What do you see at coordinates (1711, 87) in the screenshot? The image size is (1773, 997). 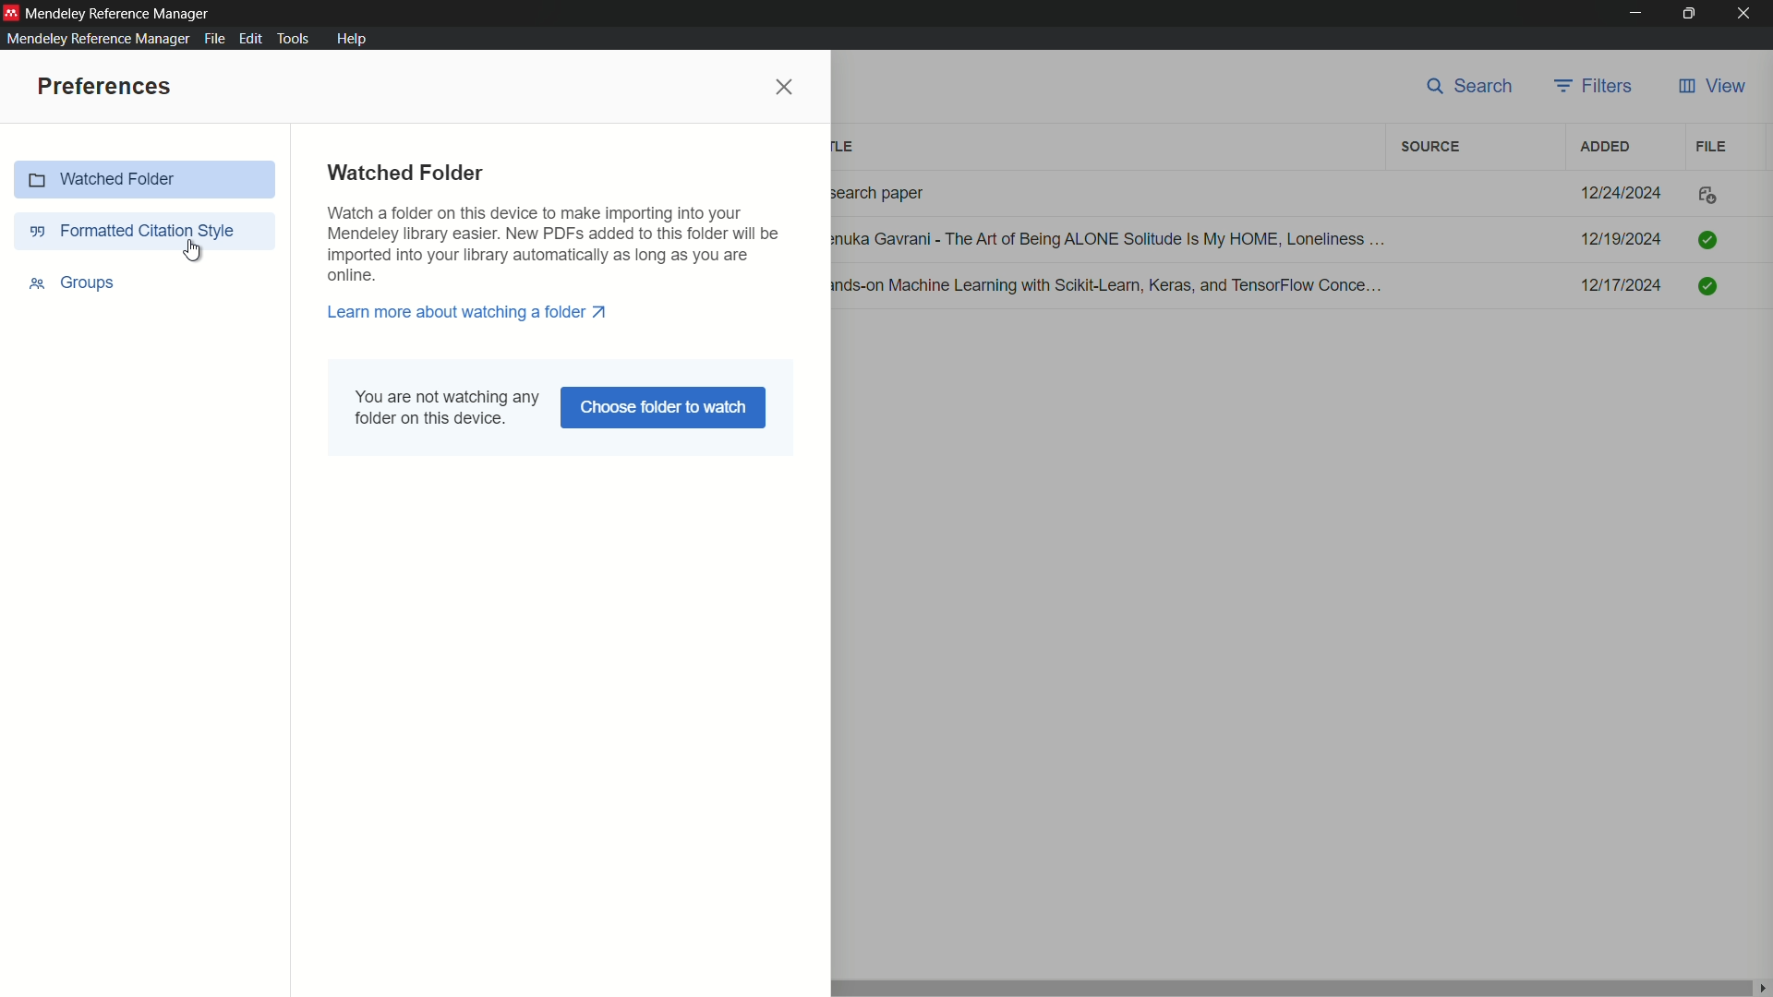 I see `view` at bounding box center [1711, 87].